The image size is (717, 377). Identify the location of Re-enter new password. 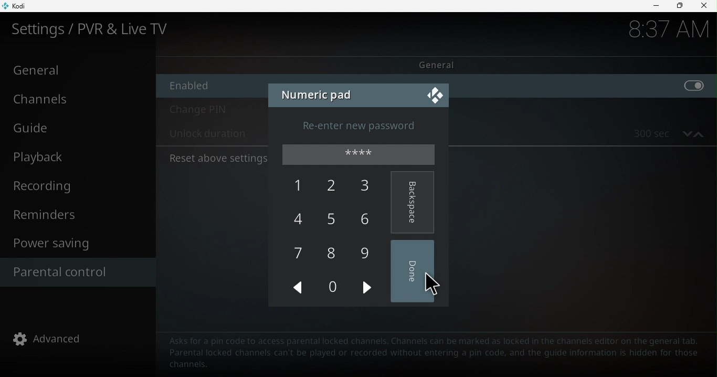
(370, 125).